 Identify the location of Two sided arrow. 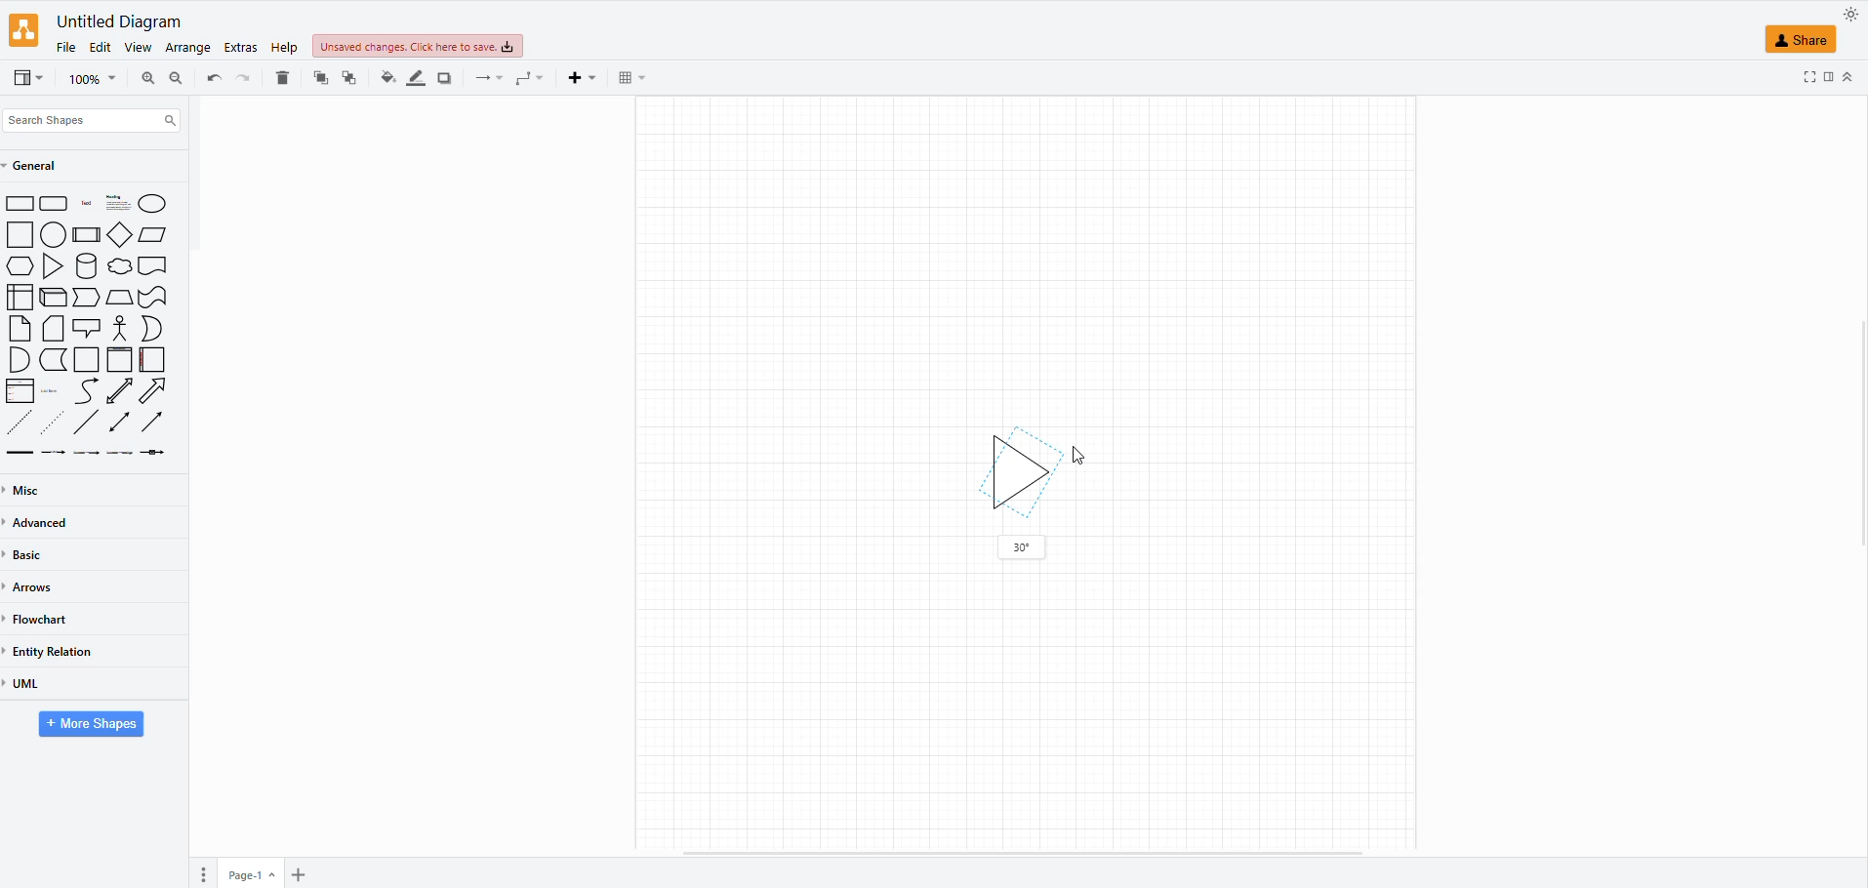
(119, 422).